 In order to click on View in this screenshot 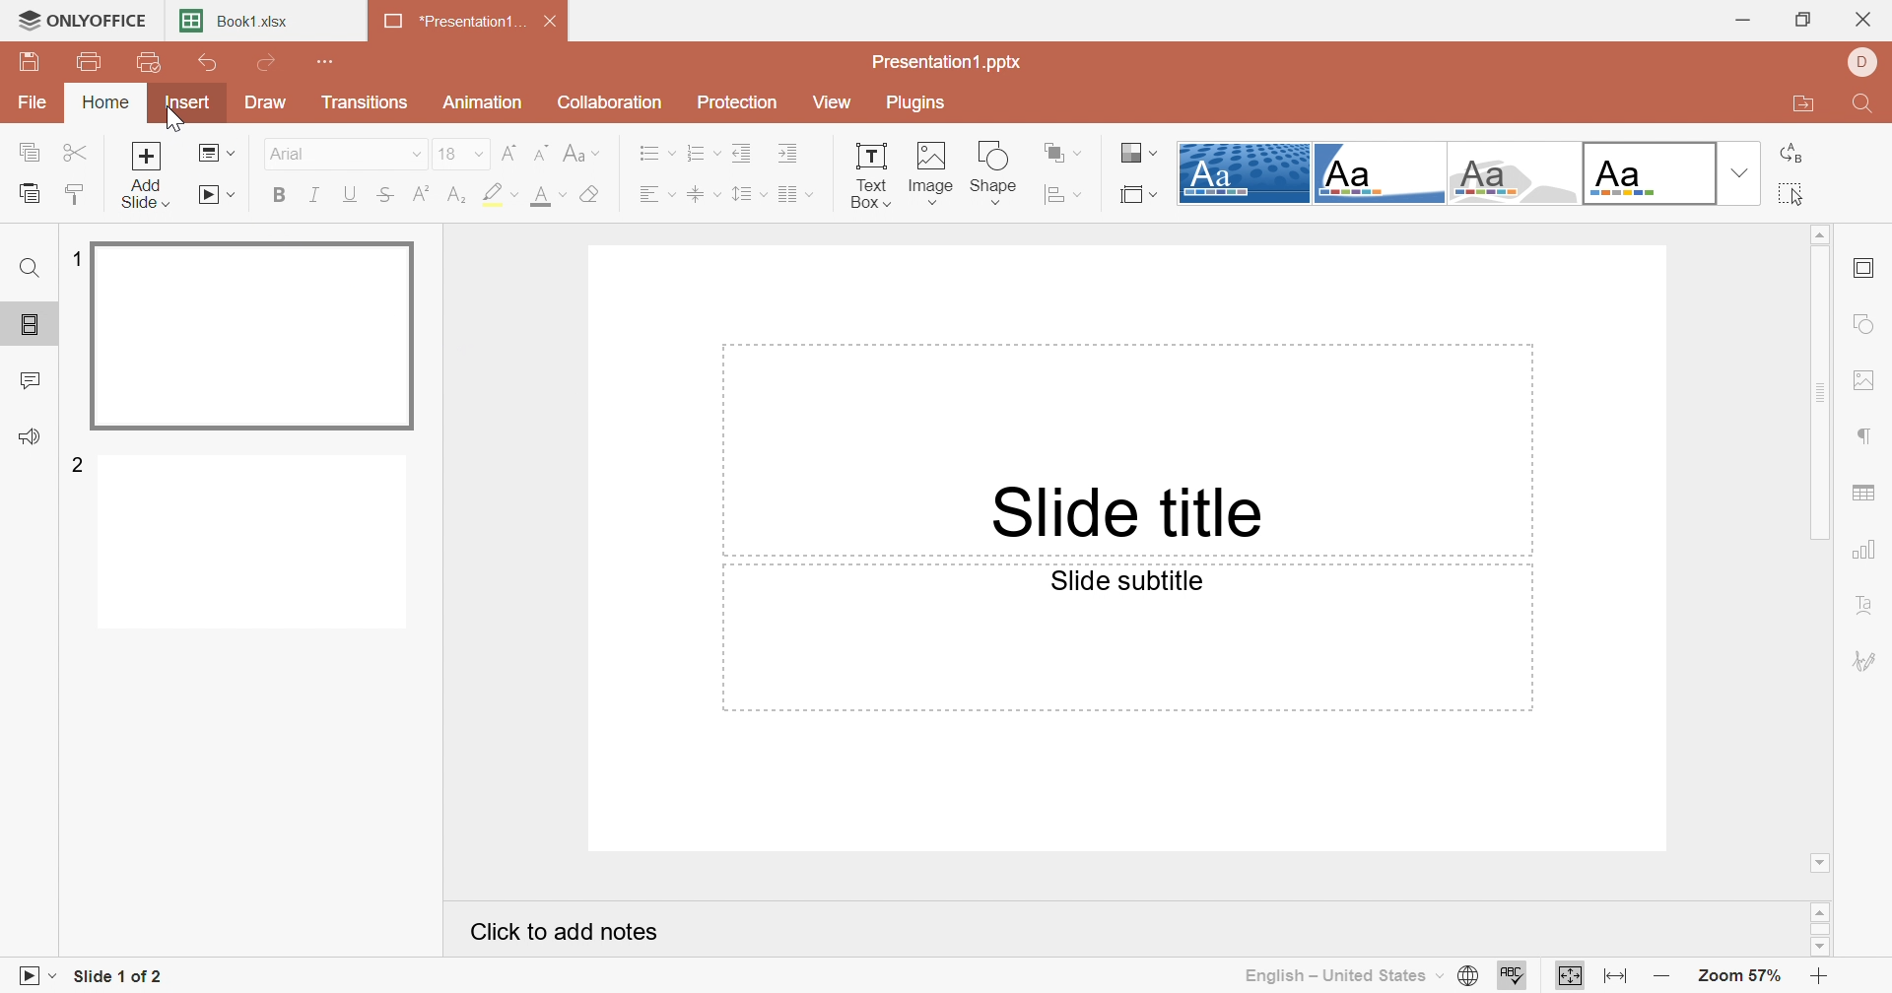, I will do `click(831, 101)`.